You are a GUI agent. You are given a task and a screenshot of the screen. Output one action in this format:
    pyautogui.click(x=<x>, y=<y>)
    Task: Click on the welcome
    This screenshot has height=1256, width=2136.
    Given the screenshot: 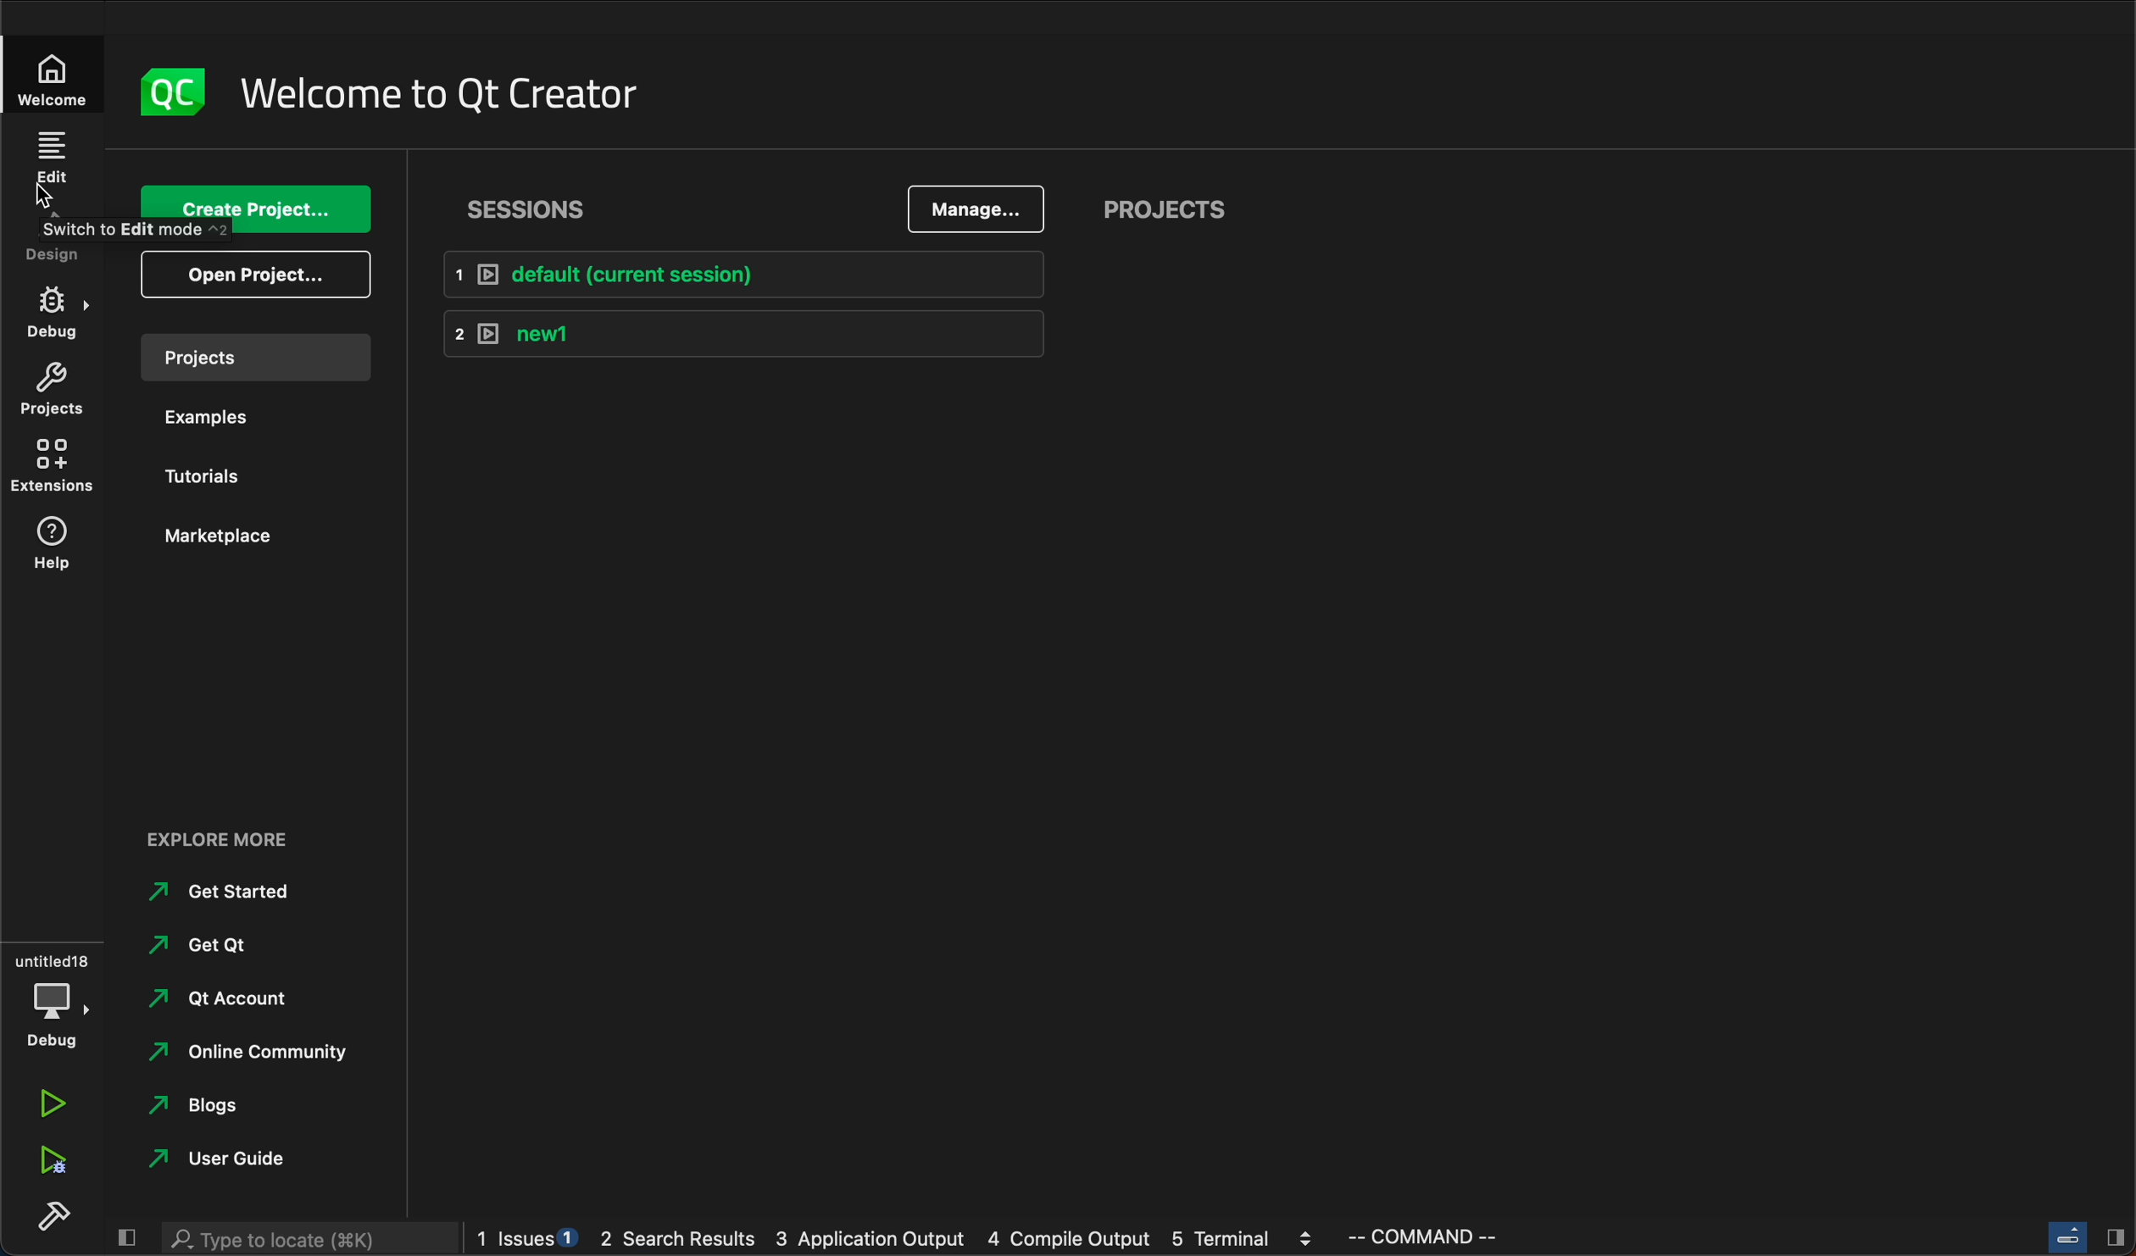 What is the action you would take?
    pyautogui.click(x=450, y=91)
    